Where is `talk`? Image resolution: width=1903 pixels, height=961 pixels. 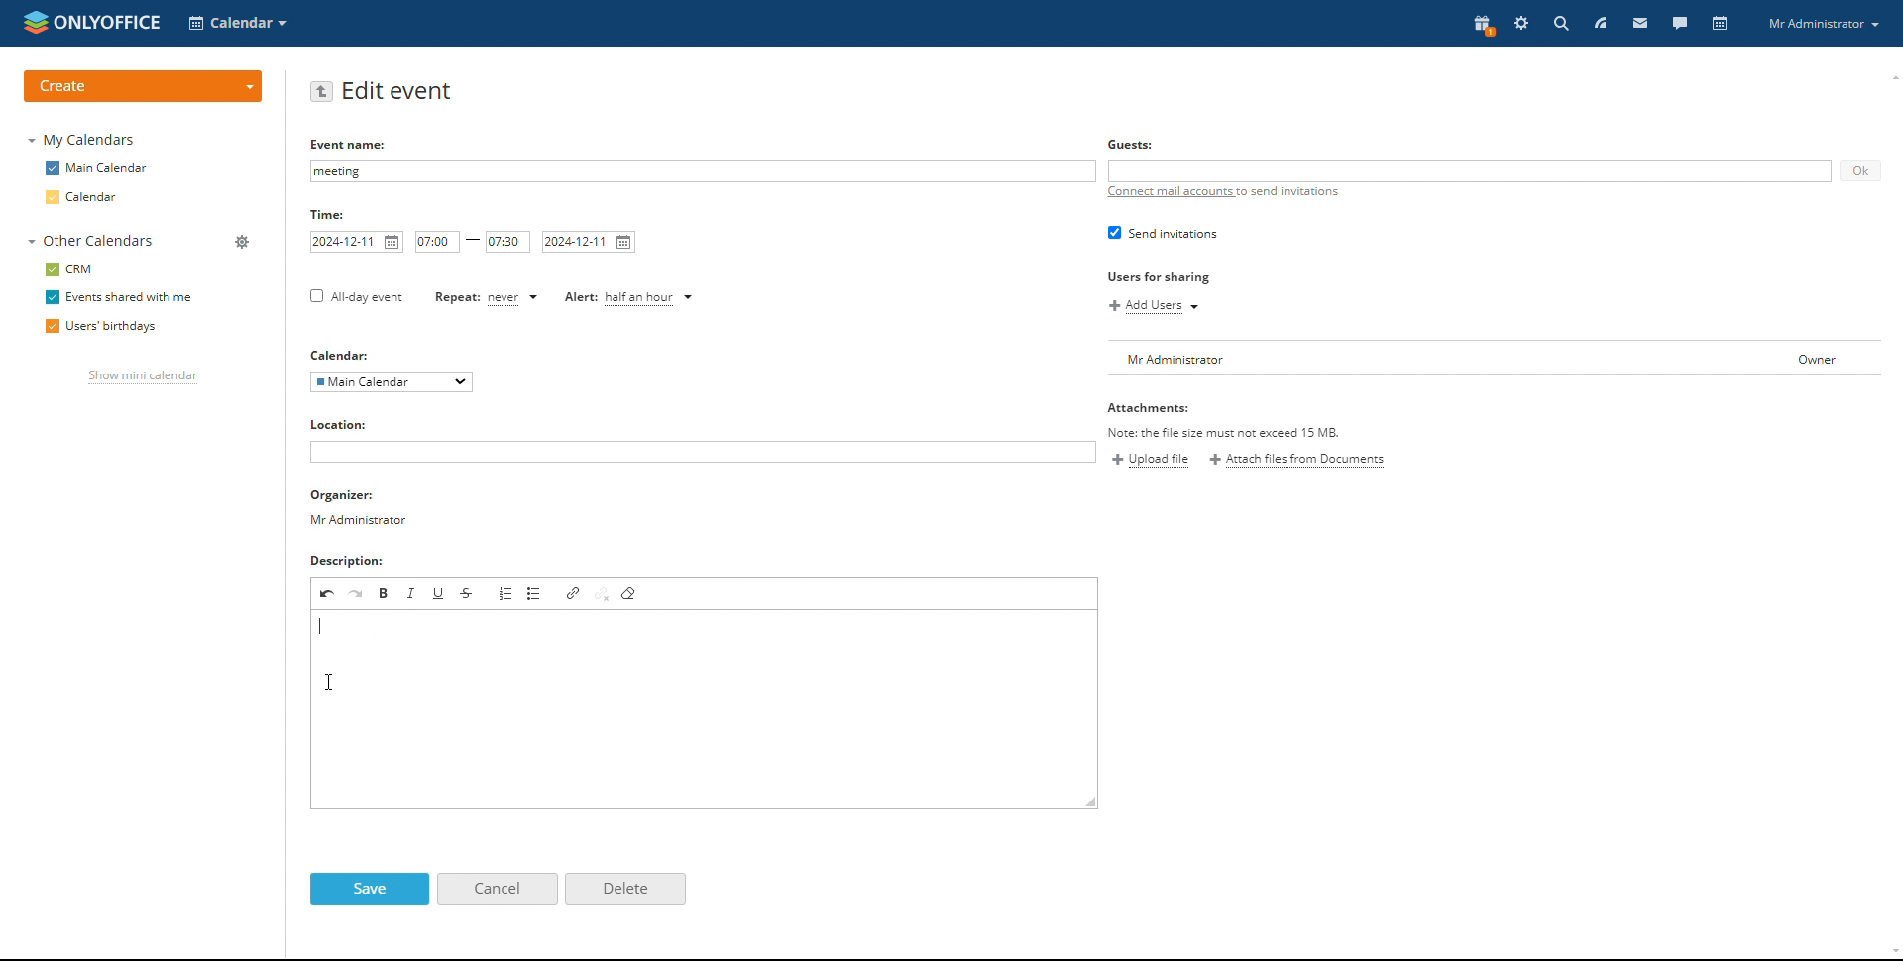 talk is located at coordinates (1680, 22).